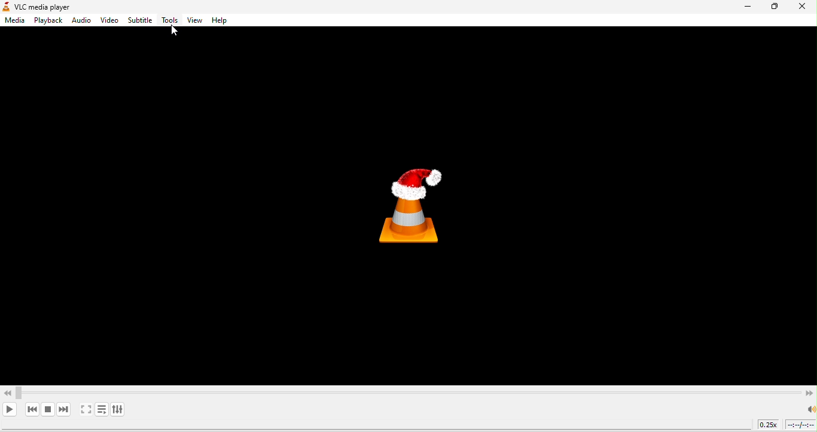  Describe the element at coordinates (412, 206) in the screenshot. I see `vlc media player logo` at that location.